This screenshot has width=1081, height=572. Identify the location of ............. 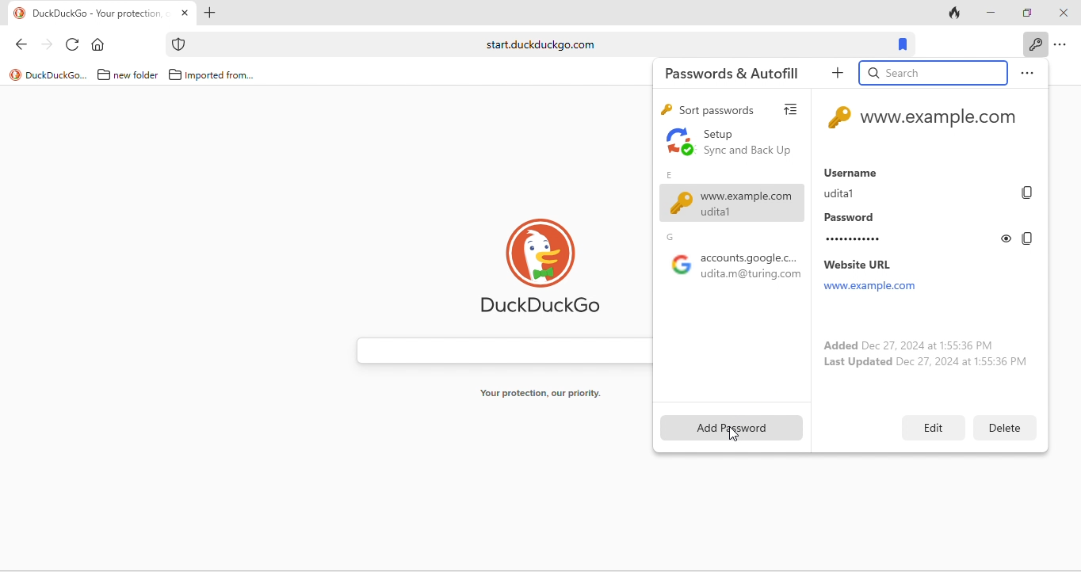
(854, 239).